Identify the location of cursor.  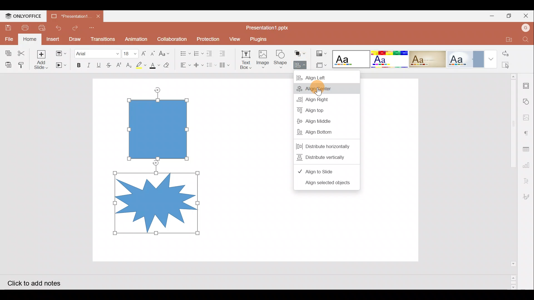
(319, 93).